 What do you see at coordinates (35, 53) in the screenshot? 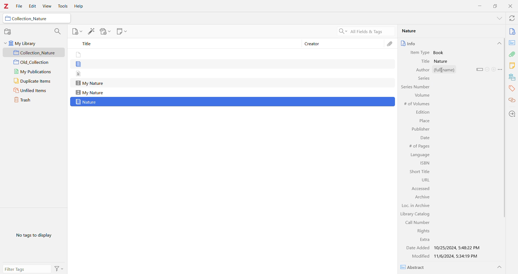
I see `Collection_Nature` at bounding box center [35, 53].